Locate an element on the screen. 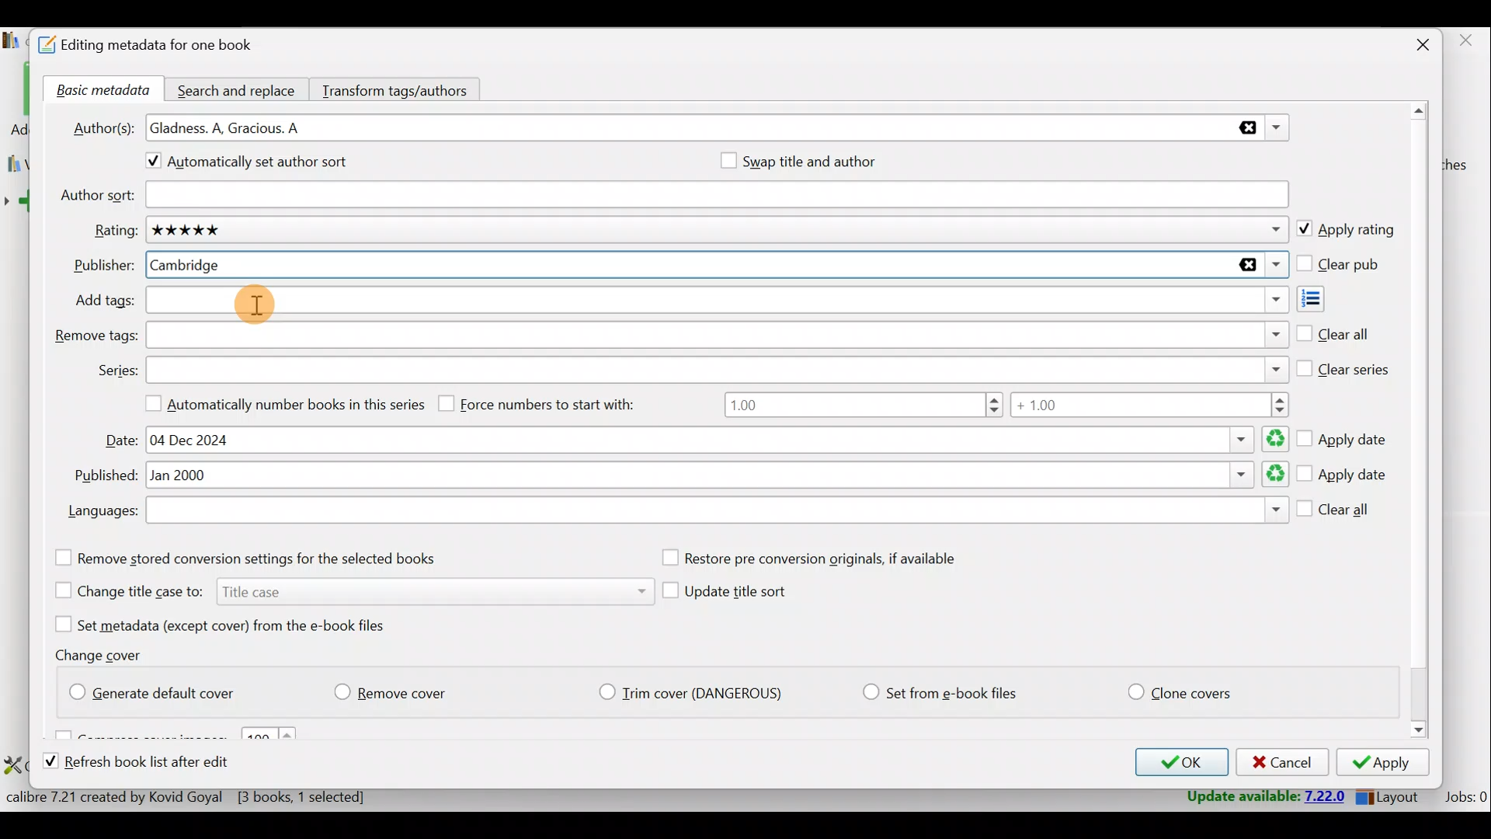 This screenshot has width=1491, height=839. Cursor is located at coordinates (255, 305).